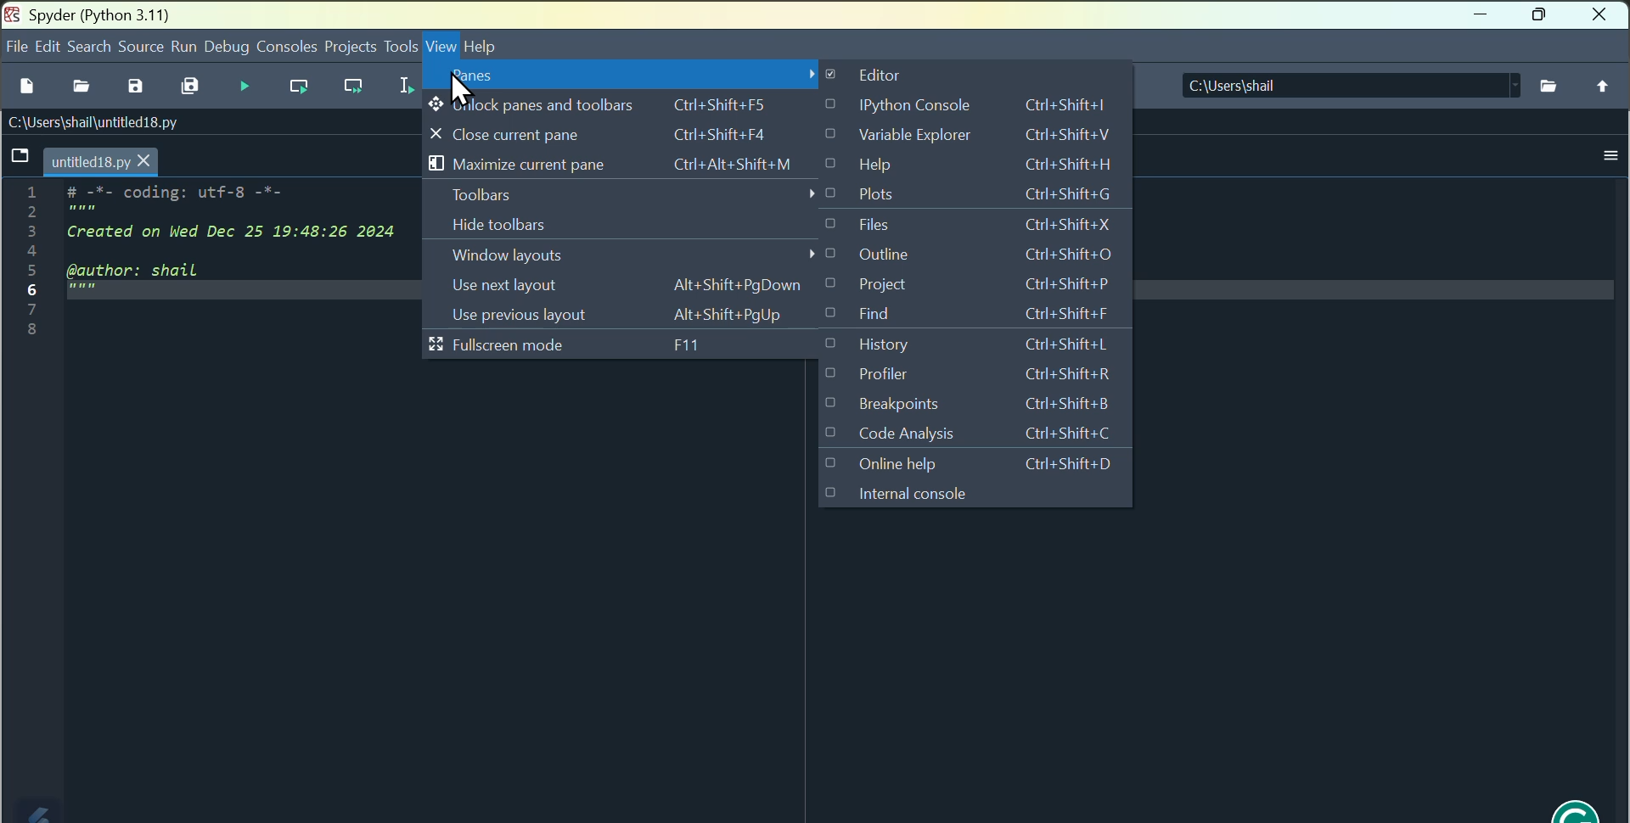 The width and height of the screenshot is (1630, 823). What do you see at coordinates (402, 87) in the screenshot?
I see `Run selection` at bounding box center [402, 87].